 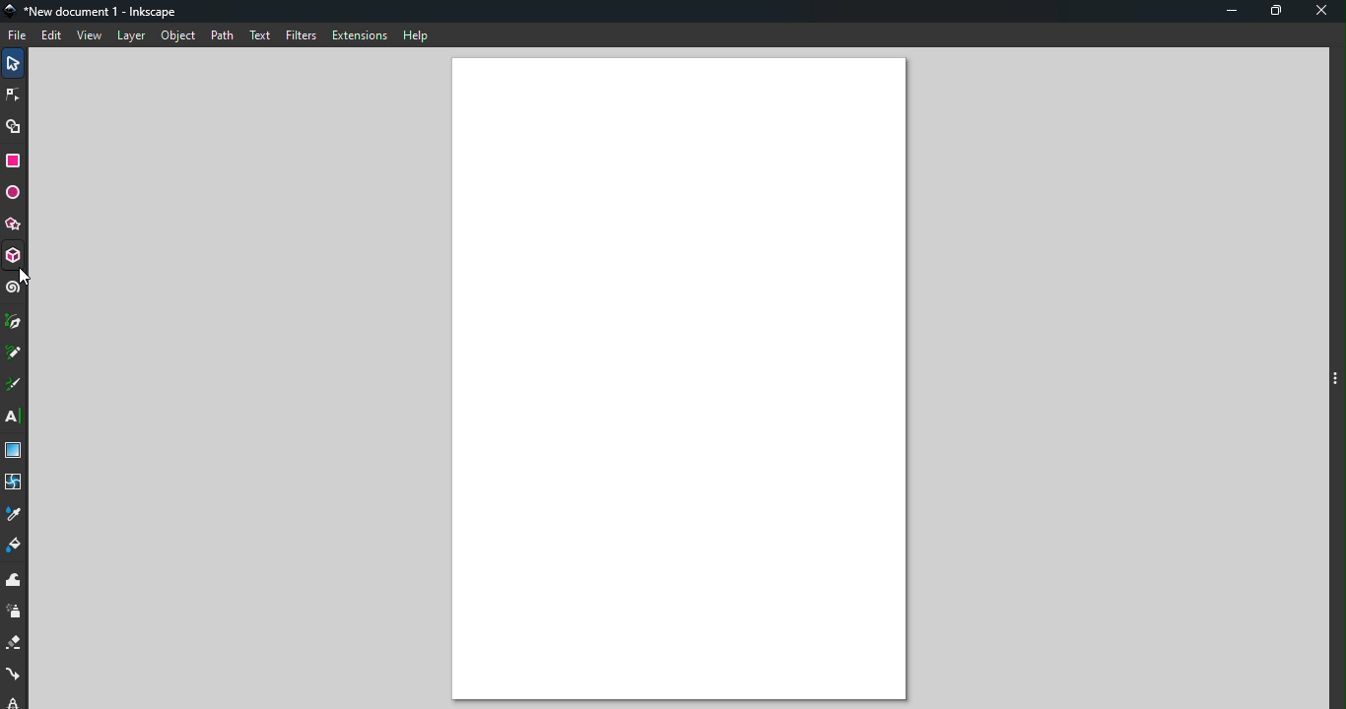 I want to click on View, so click(x=90, y=35).